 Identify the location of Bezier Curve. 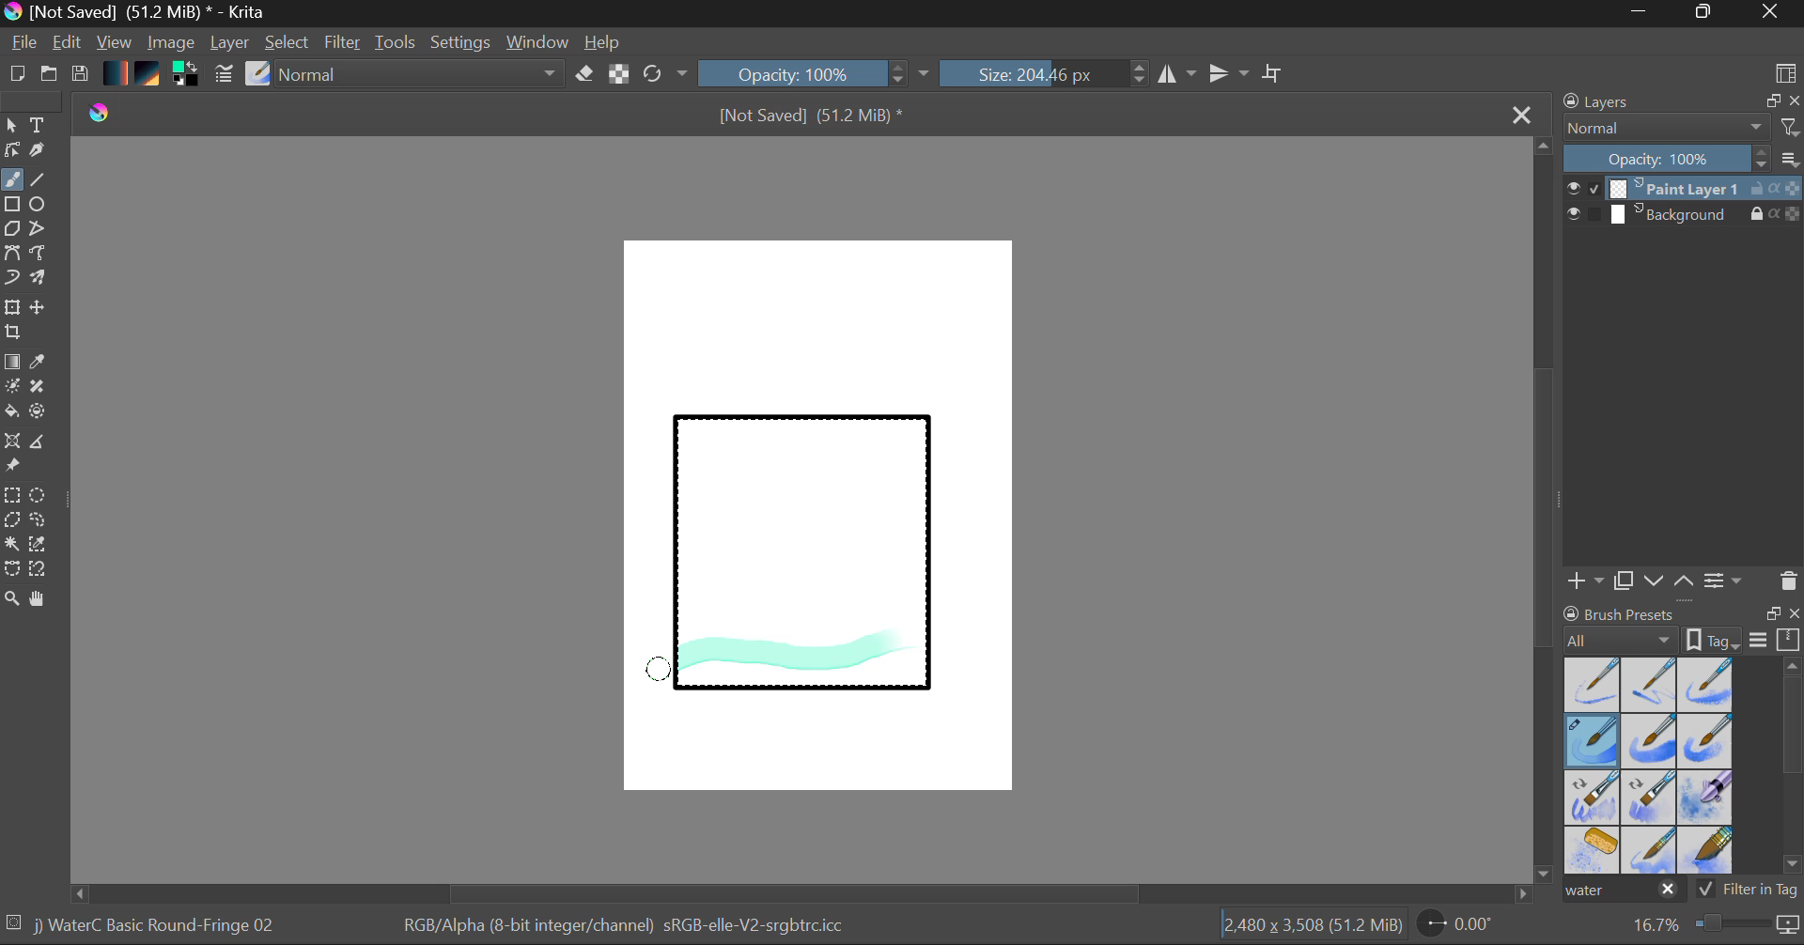
(11, 254).